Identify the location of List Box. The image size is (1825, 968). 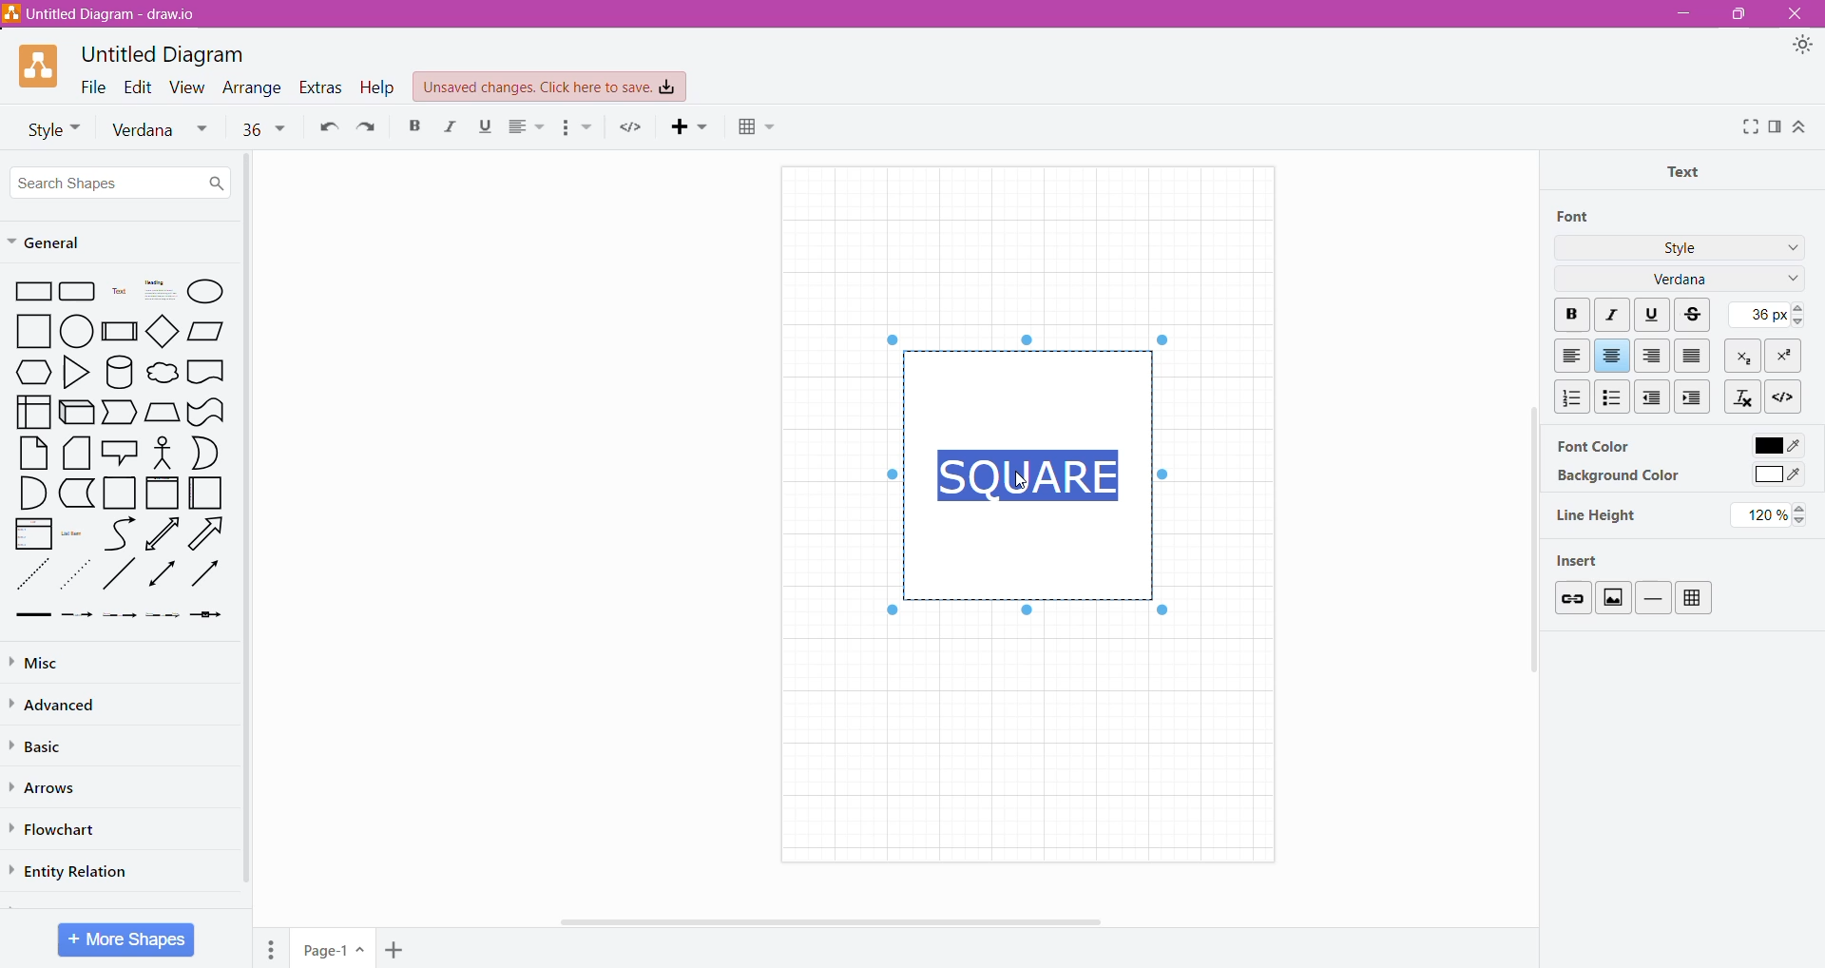
(31, 533).